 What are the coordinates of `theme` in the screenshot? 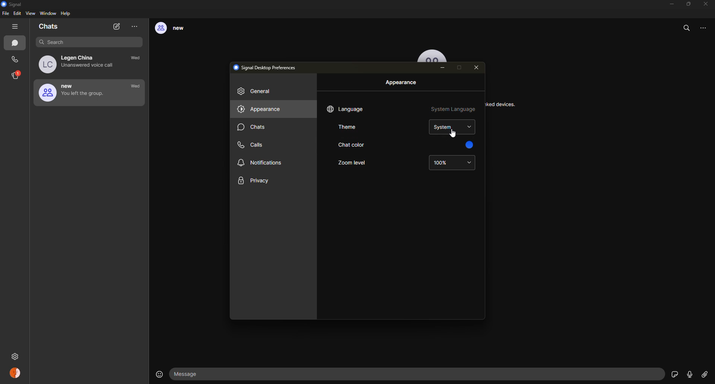 It's located at (351, 127).